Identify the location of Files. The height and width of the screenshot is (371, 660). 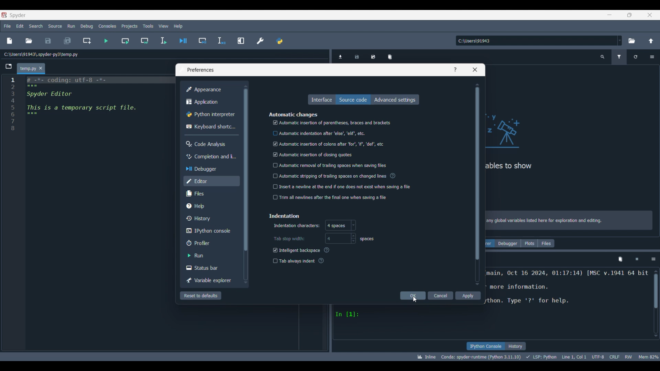
(546, 243).